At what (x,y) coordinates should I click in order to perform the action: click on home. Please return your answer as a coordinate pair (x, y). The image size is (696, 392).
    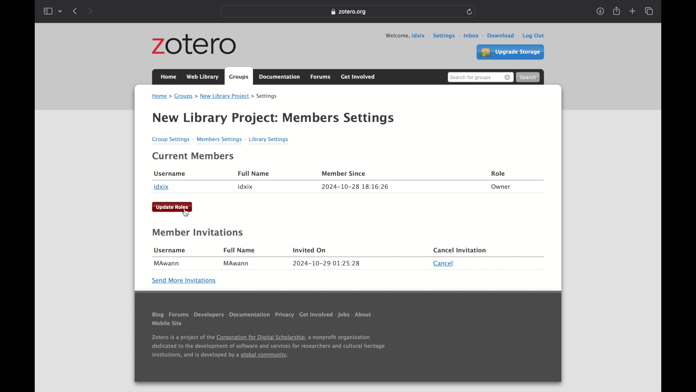
    Looking at the image, I should click on (161, 96).